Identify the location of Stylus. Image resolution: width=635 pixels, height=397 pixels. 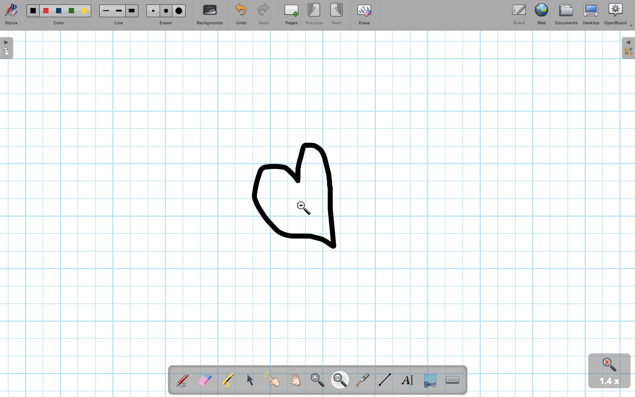
(182, 380).